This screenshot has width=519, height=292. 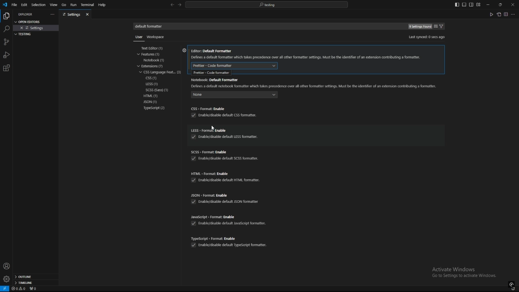 I want to click on notifications, so click(x=514, y=289).